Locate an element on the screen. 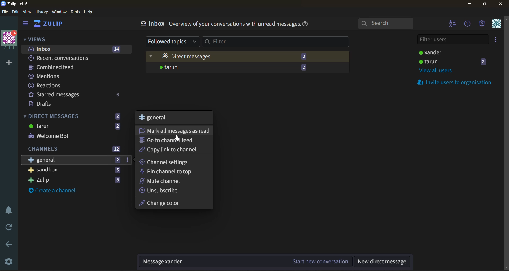 The width and height of the screenshot is (509, 271). help is located at coordinates (307, 25).